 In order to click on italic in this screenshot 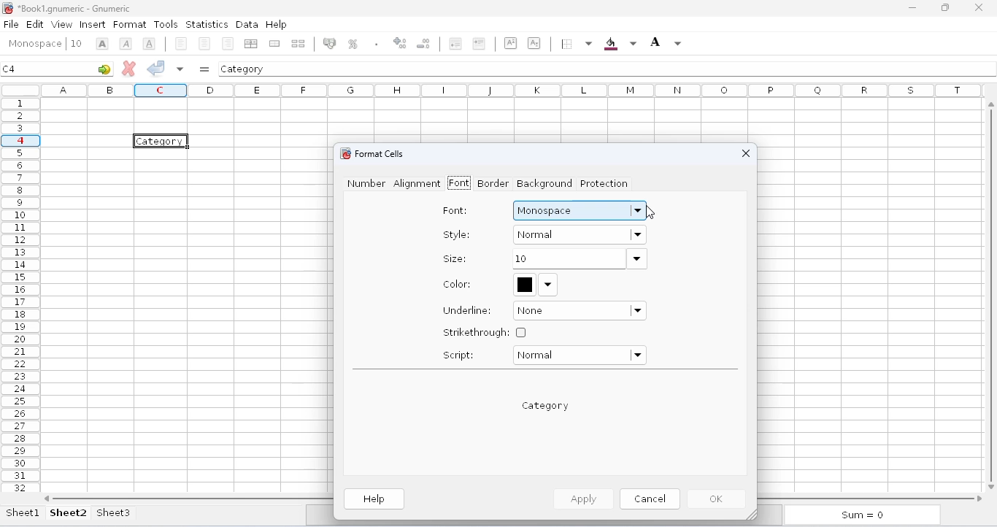, I will do `click(126, 44)`.